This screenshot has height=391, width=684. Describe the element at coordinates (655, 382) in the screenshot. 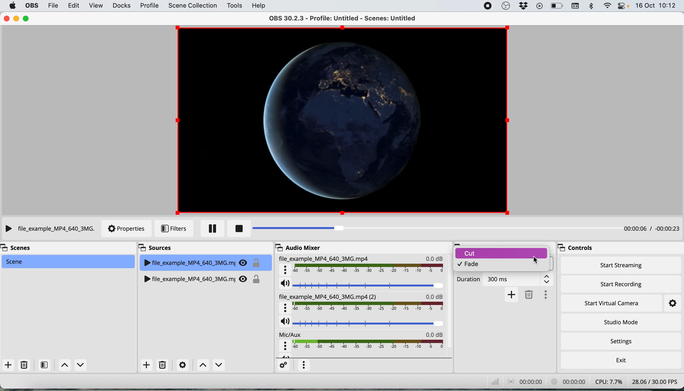

I see `28.06 /30.00 FPS` at that location.